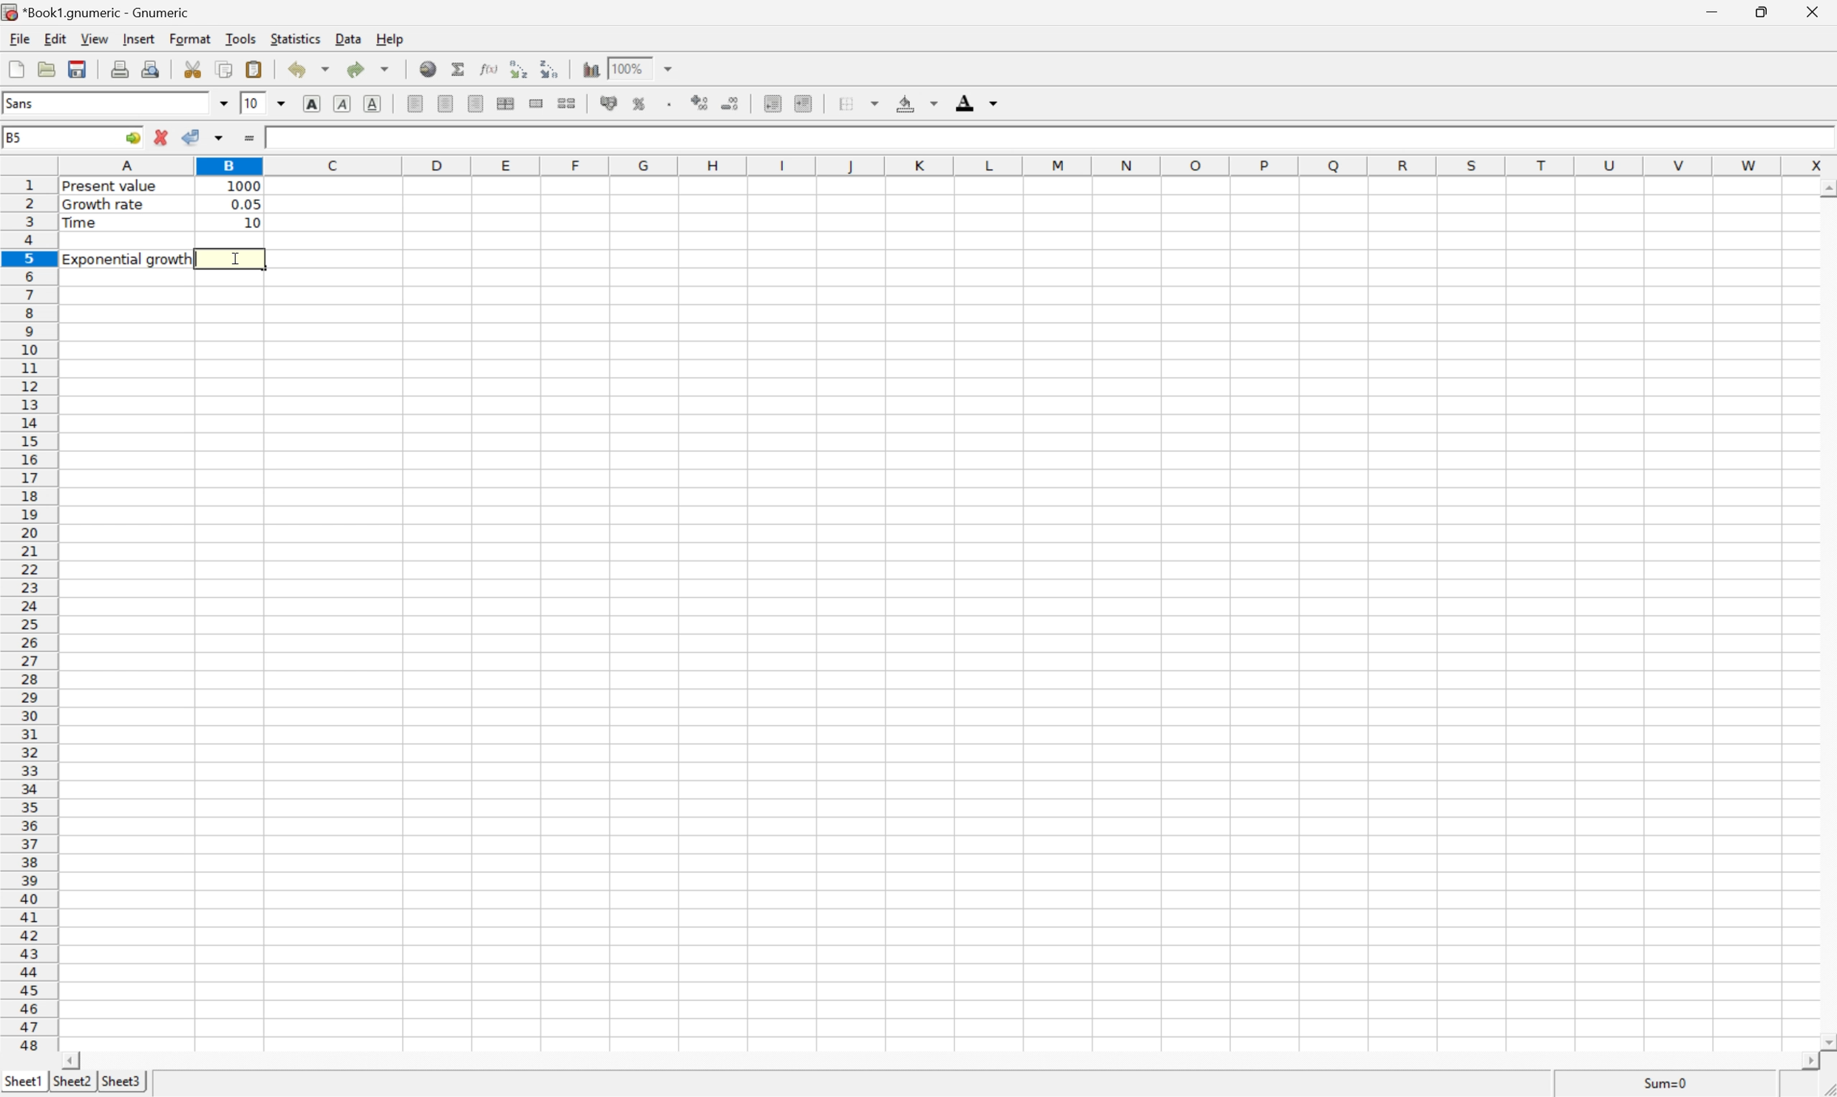  Describe the element at coordinates (805, 103) in the screenshot. I see `Increase indent, and align the contents to the left` at that location.